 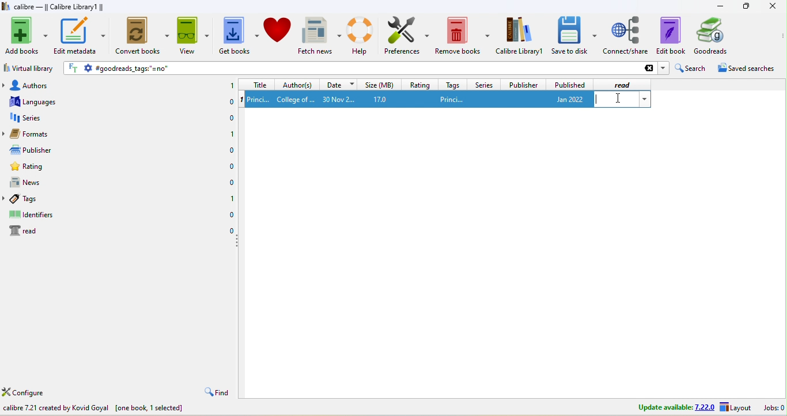 I want to click on typing cursor, so click(x=599, y=100).